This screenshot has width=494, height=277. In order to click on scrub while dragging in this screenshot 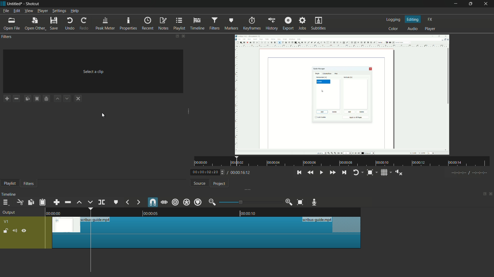, I will do `click(164, 202)`.